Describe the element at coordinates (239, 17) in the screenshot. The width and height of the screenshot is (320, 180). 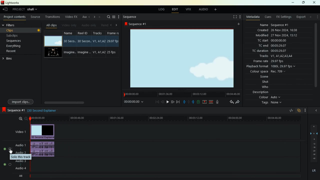
I see `more` at that location.